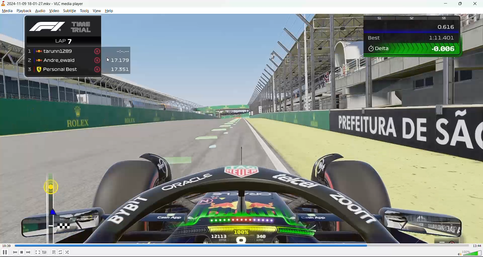 This screenshot has height=257, width=483. Describe the element at coordinates (54, 11) in the screenshot. I see `video` at that location.